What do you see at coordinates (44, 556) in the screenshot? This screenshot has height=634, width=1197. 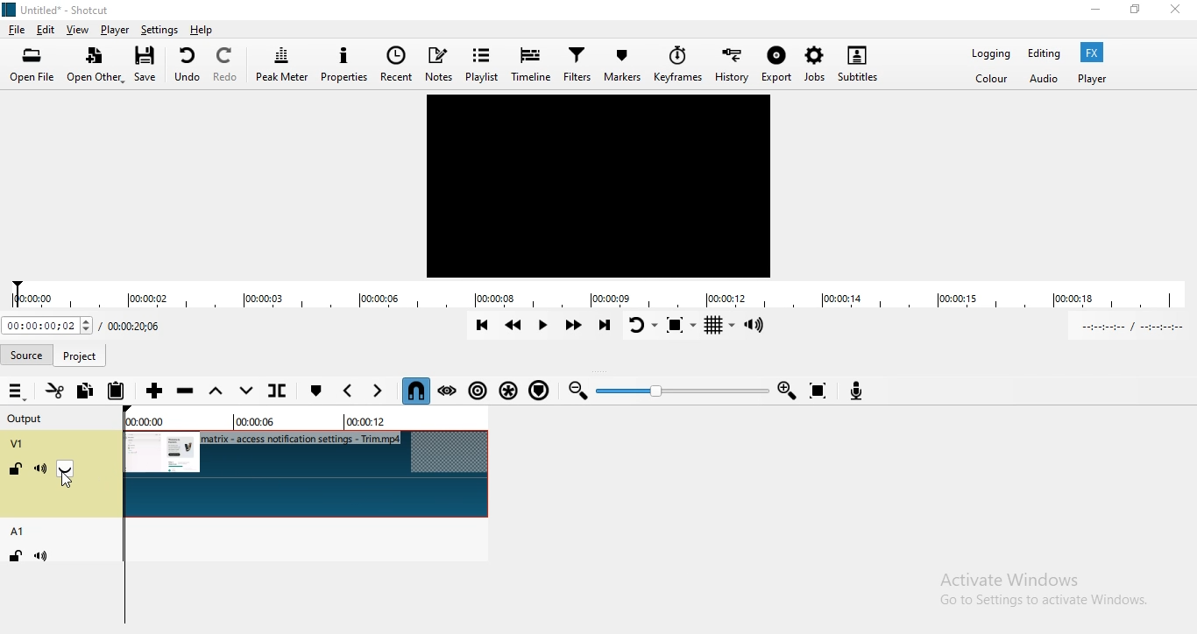 I see `mute` at bounding box center [44, 556].